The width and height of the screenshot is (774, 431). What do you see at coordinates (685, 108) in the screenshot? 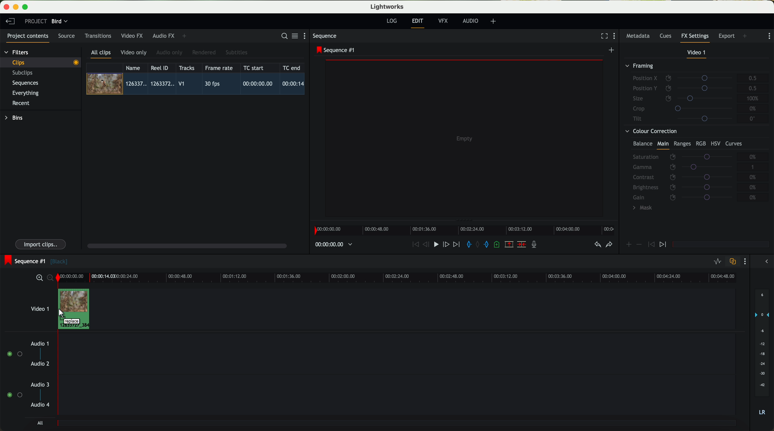
I see `crop` at bounding box center [685, 108].